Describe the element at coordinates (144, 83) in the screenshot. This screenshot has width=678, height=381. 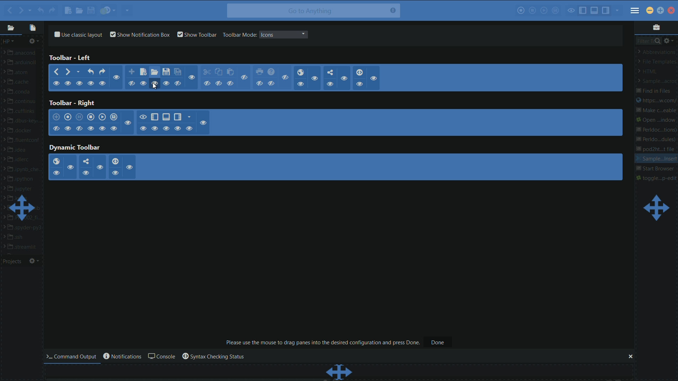
I see `show/hide` at that location.